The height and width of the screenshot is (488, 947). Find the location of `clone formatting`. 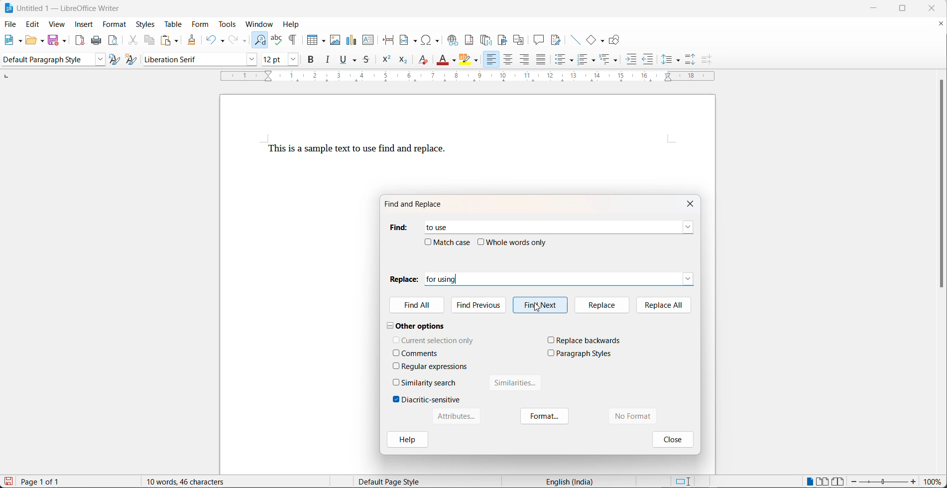

clone formatting is located at coordinates (193, 40).